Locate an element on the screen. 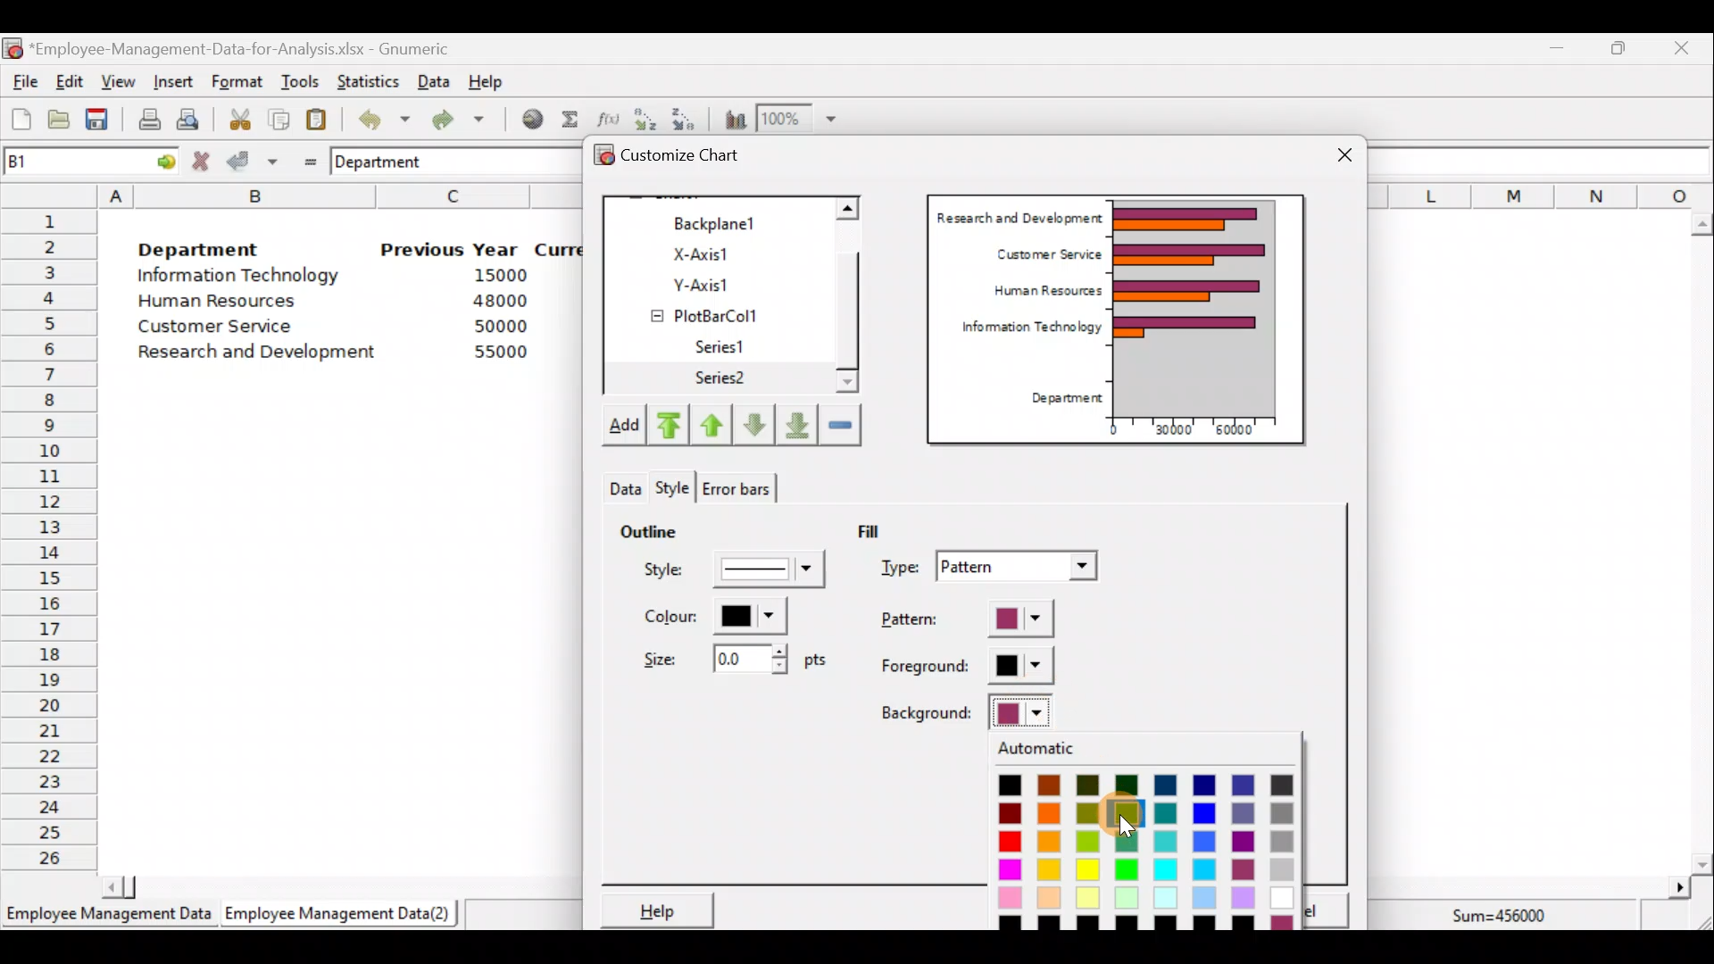 The height and width of the screenshot is (964, 1714). 55000 is located at coordinates (502, 352).